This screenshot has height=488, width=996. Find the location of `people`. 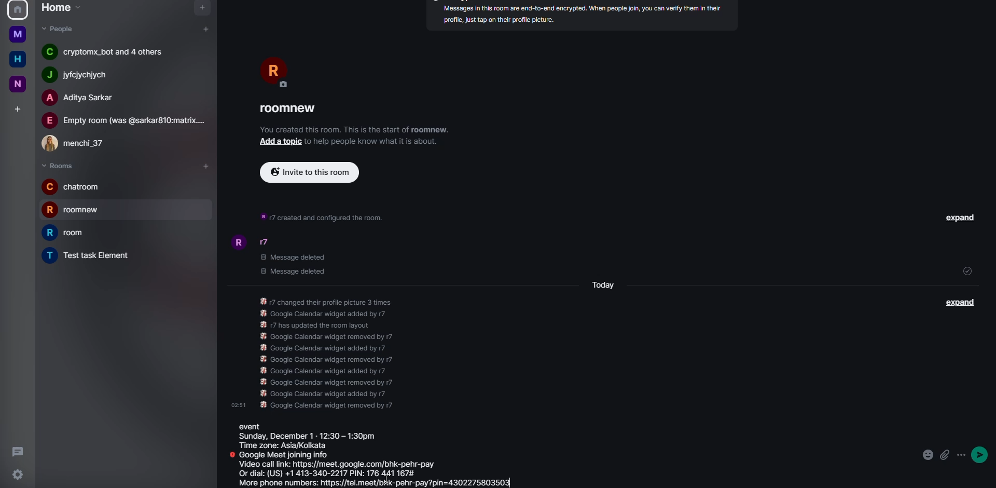

people is located at coordinates (78, 143).